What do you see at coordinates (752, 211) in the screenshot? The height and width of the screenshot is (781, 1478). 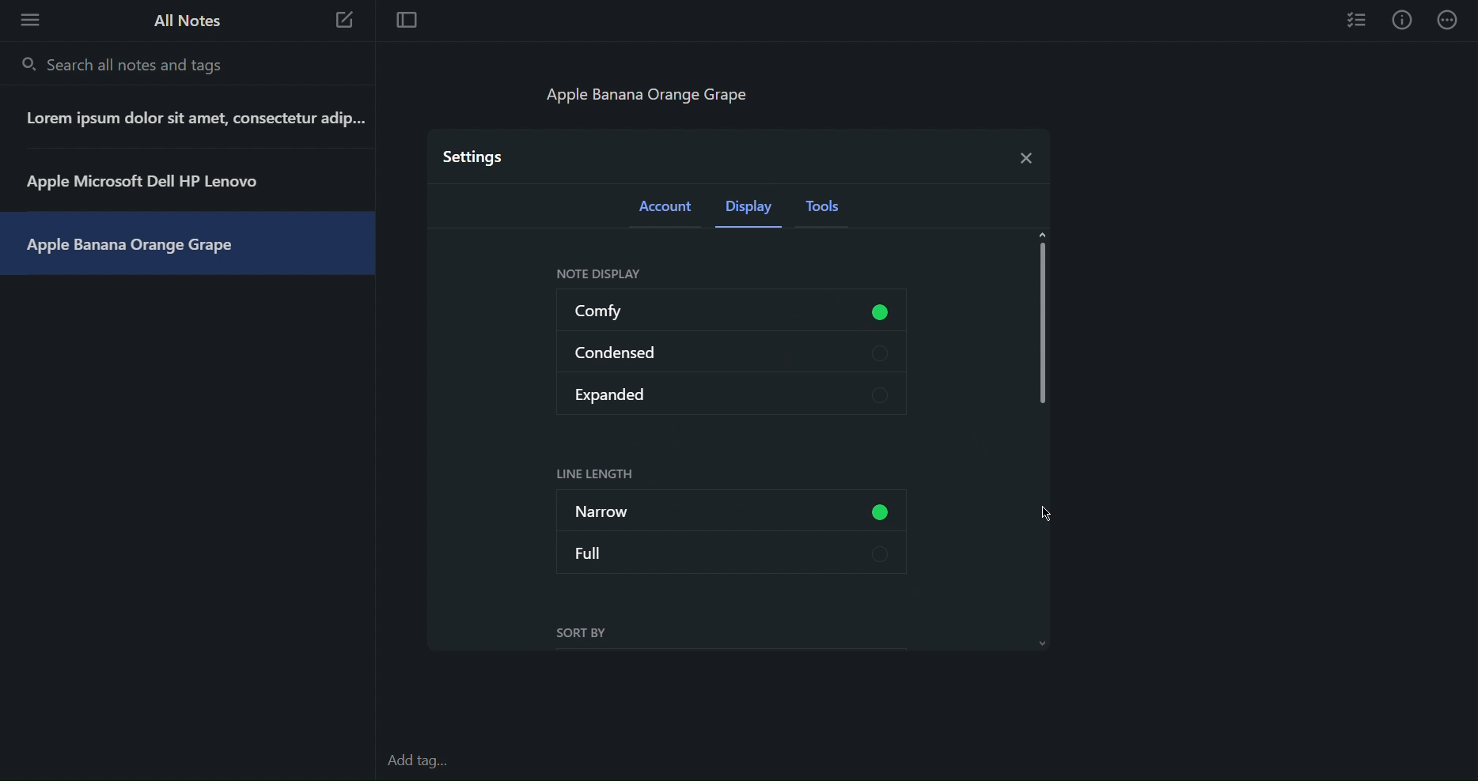 I see `Display` at bounding box center [752, 211].